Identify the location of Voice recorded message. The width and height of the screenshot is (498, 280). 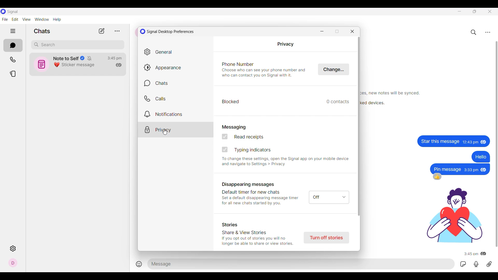
(476, 264).